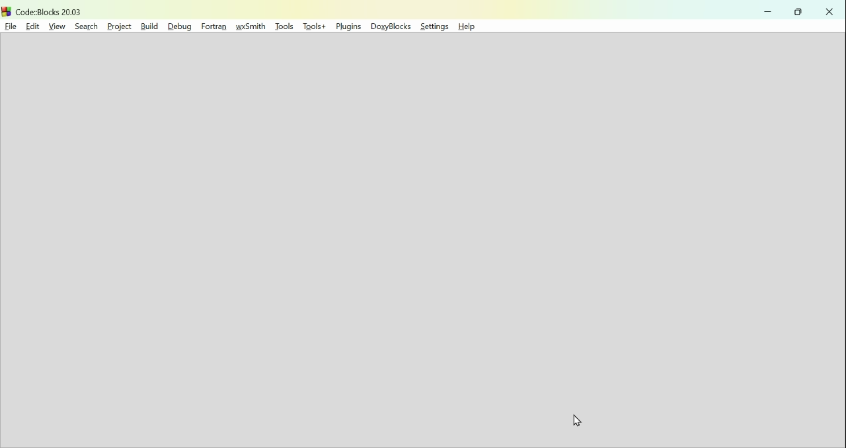 This screenshot has height=448, width=846. Describe the element at coordinates (434, 27) in the screenshot. I see `Settings` at that location.